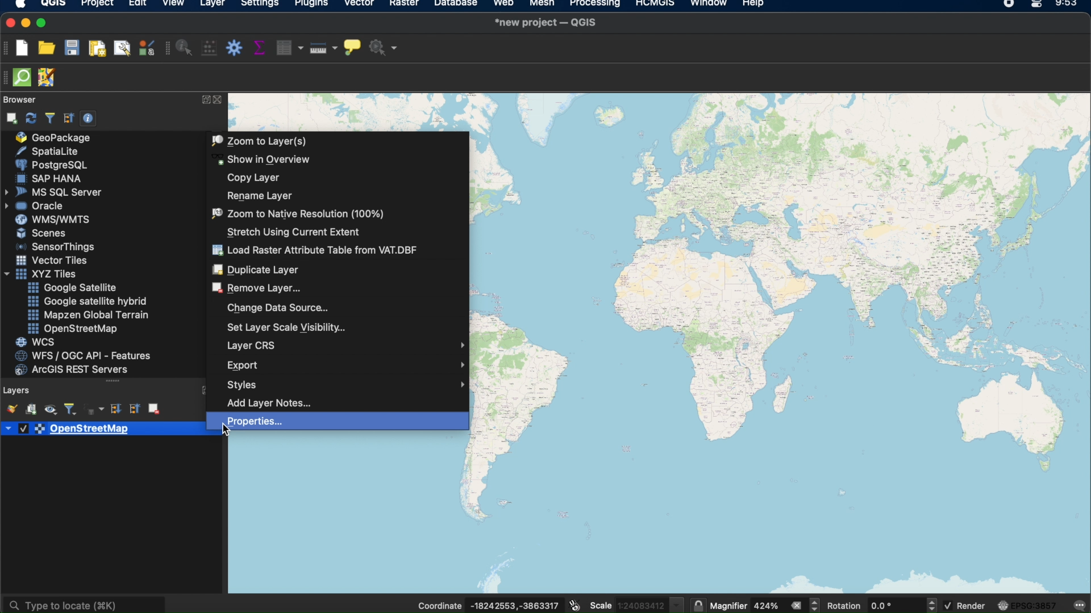 The image size is (1091, 613). I want to click on xyz tiles, so click(43, 274).